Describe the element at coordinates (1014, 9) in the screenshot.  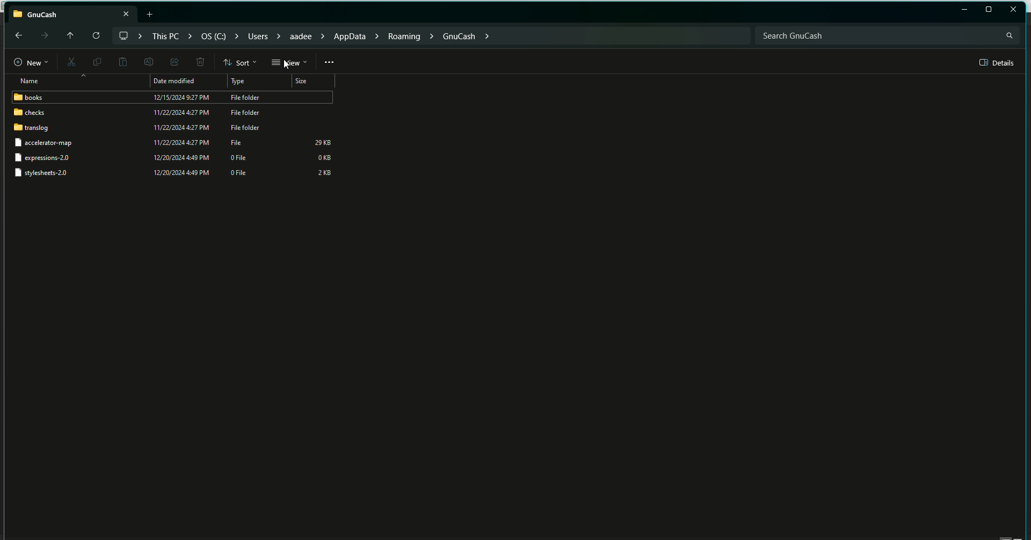
I see `Close` at that location.